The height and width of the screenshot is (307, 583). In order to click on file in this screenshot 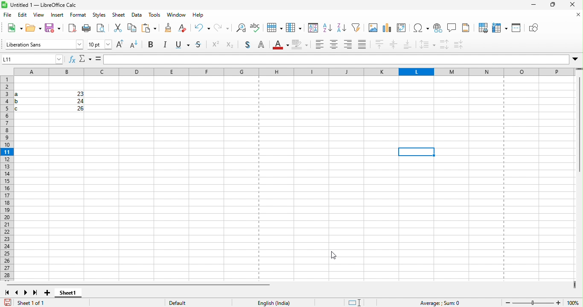, I will do `click(8, 15)`.